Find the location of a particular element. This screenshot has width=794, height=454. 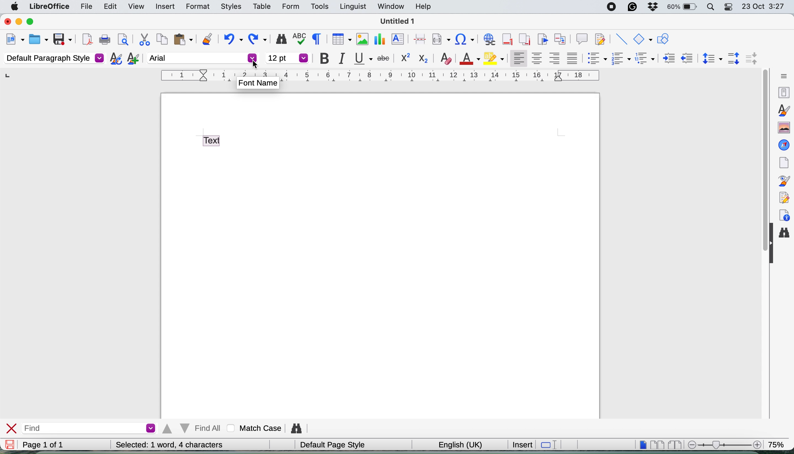

decrease indent is located at coordinates (686, 58).